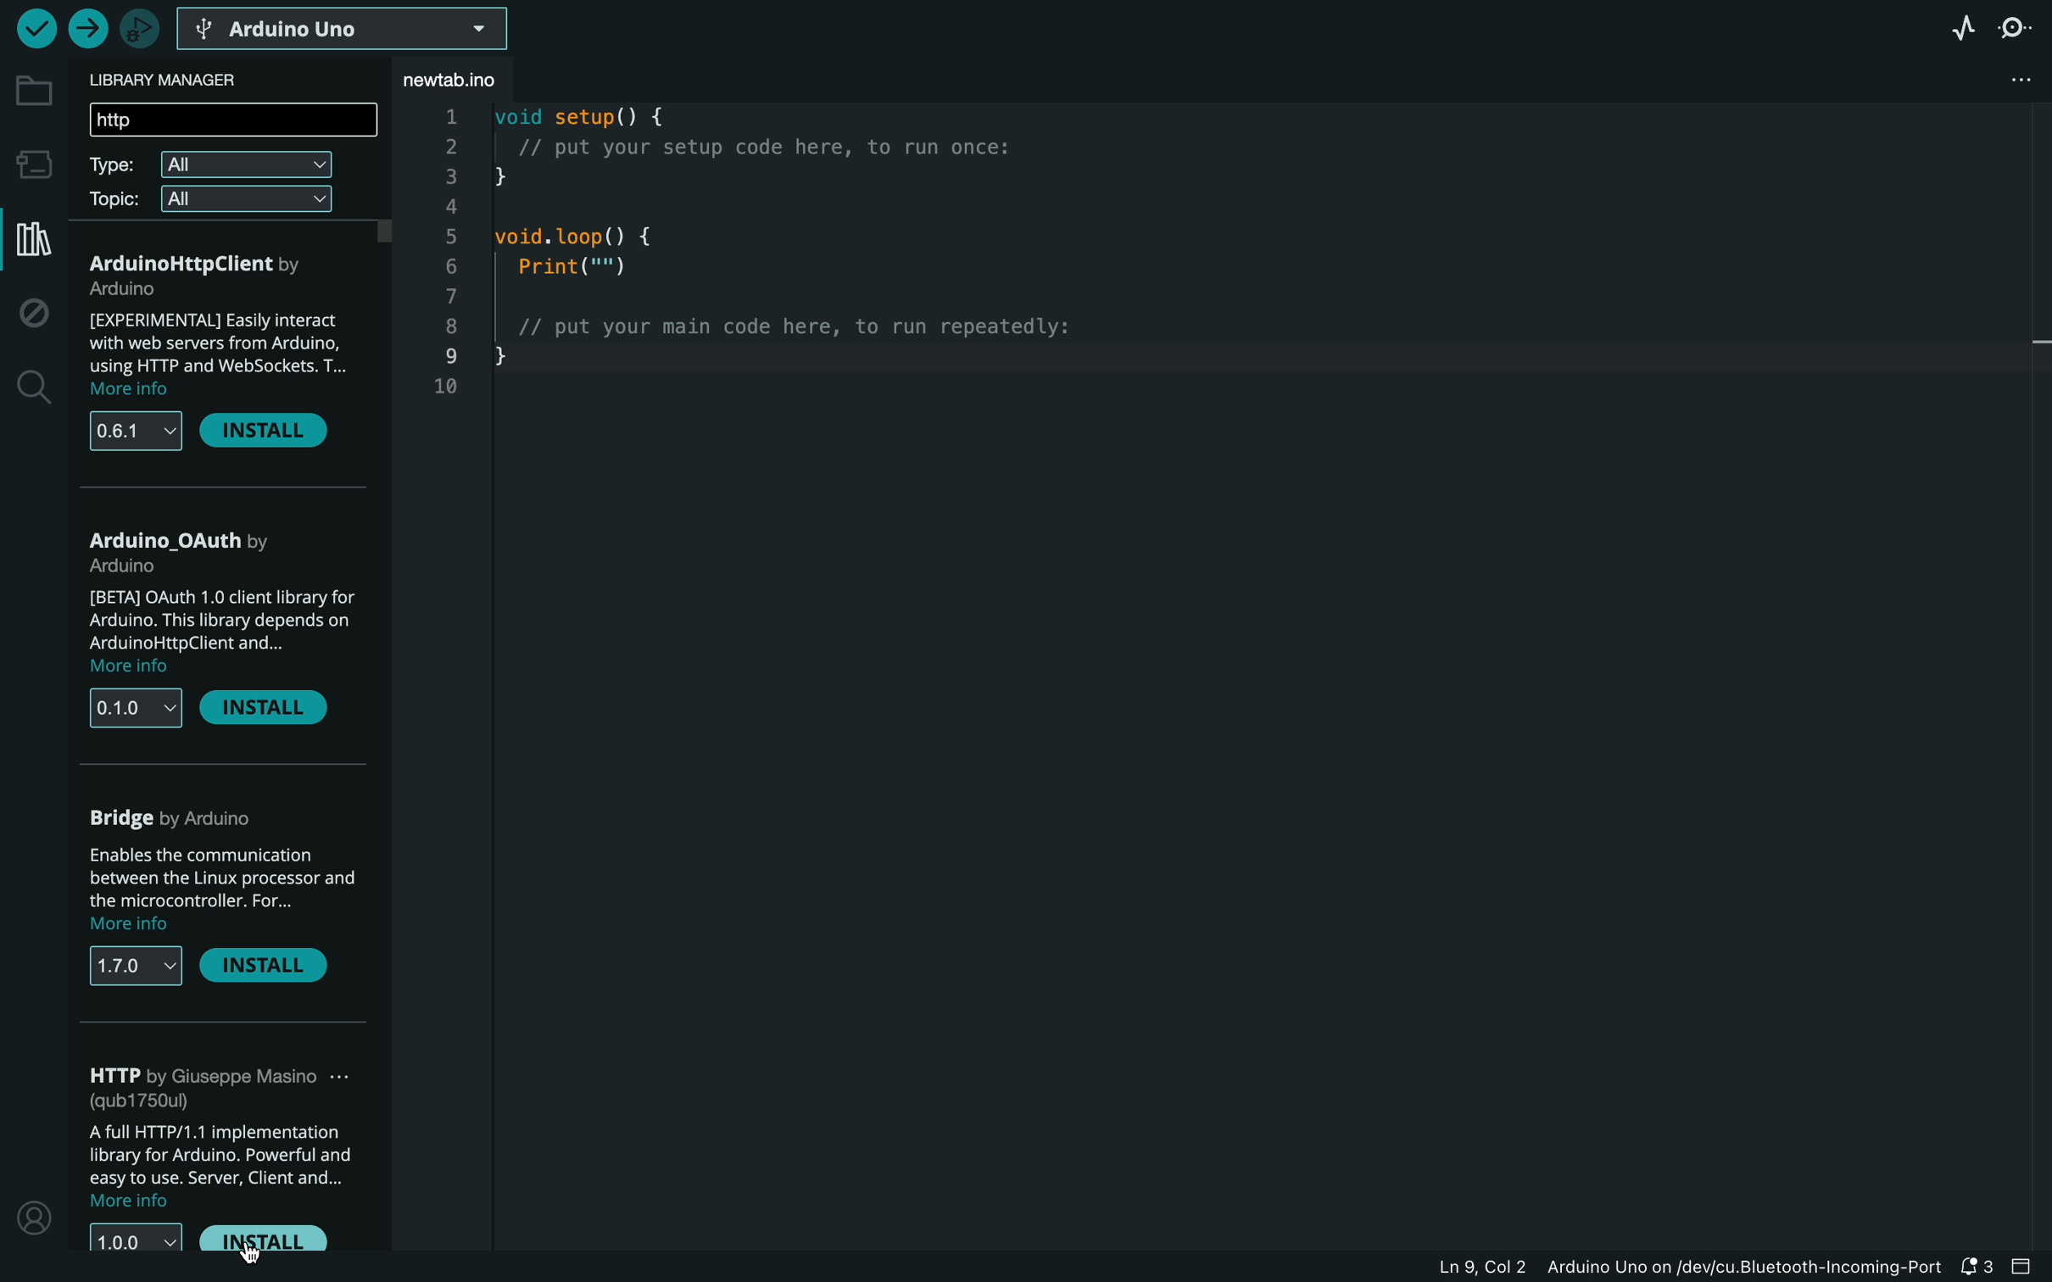 Image resolution: width=2052 pixels, height=1282 pixels. Describe the element at coordinates (31, 389) in the screenshot. I see `search` at that location.